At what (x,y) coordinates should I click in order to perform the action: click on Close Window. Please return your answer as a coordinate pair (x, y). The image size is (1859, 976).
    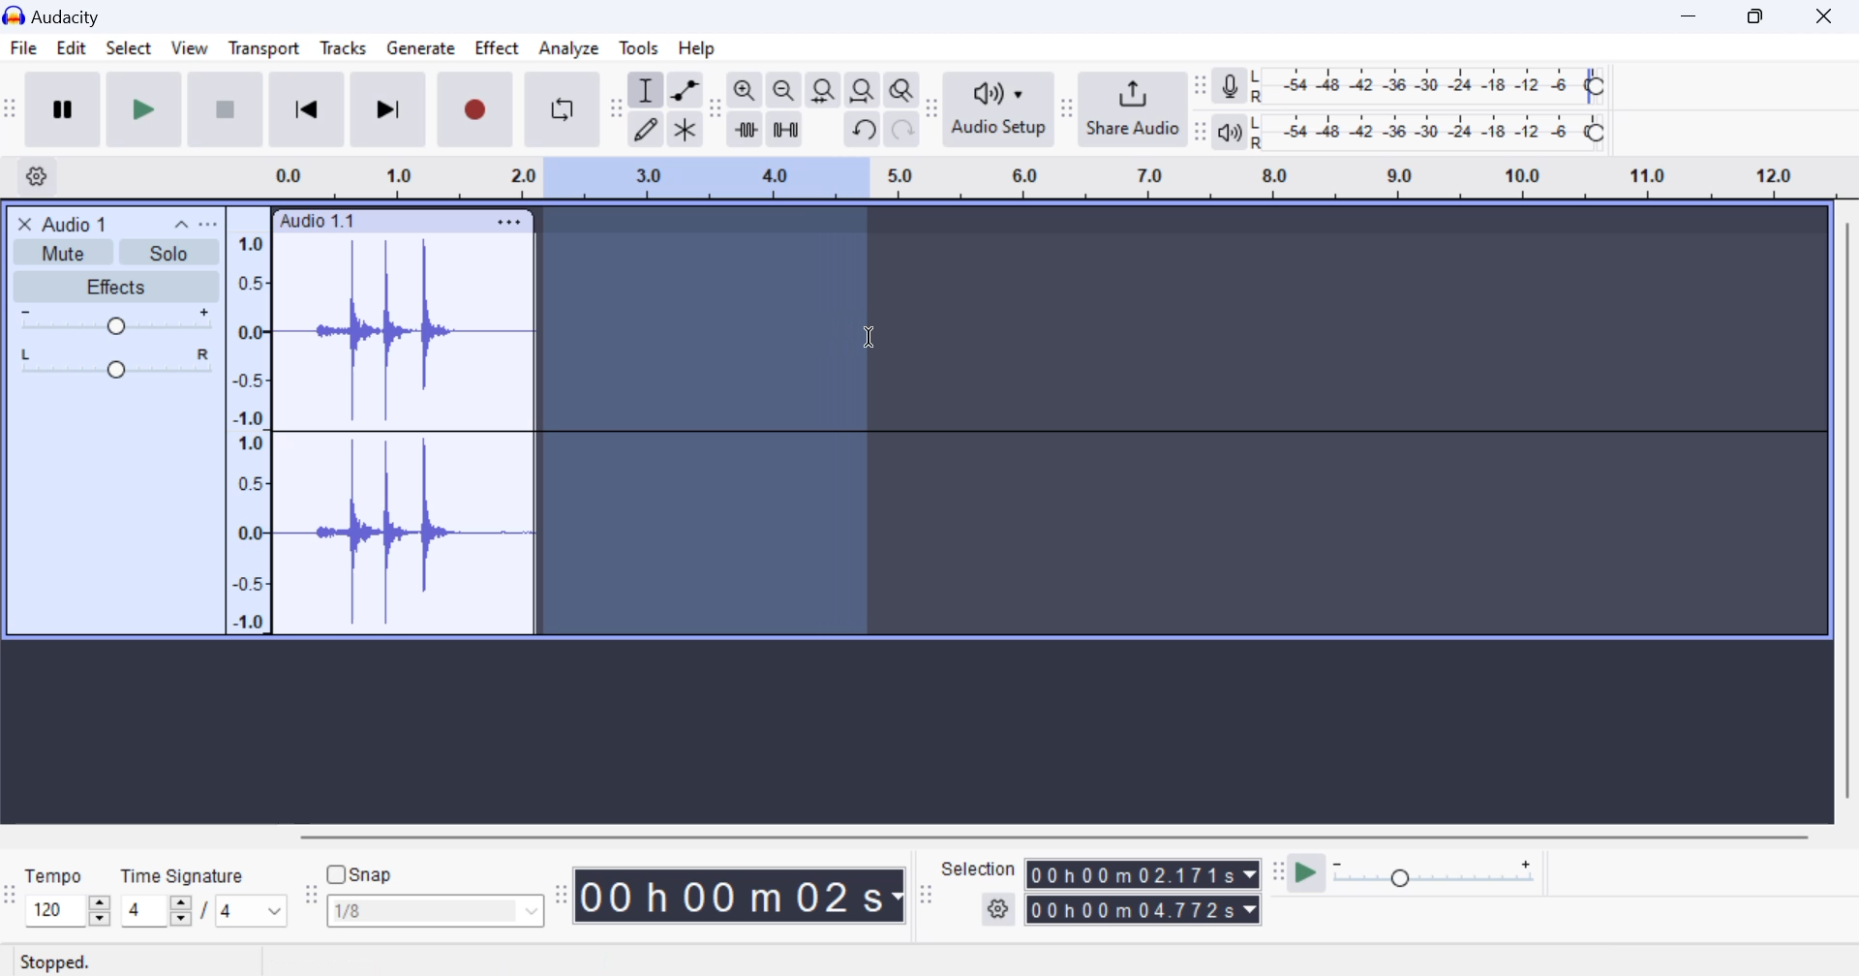
    Looking at the image, I should click on (1829, 14).